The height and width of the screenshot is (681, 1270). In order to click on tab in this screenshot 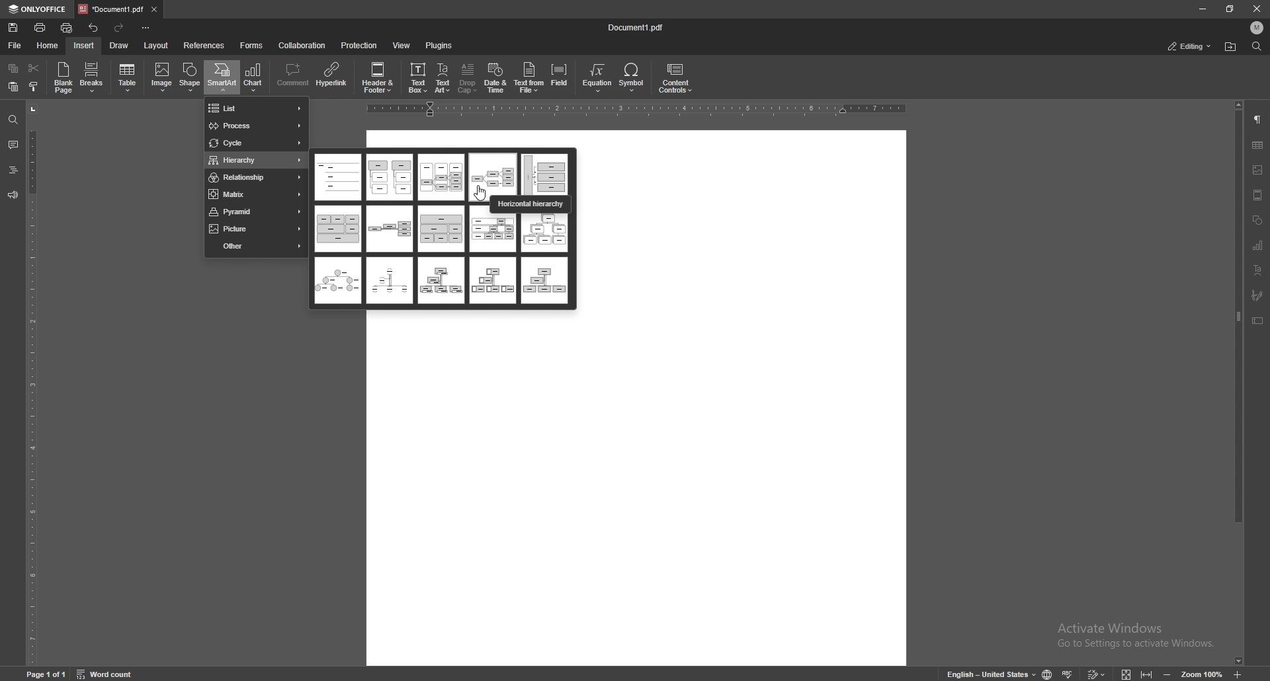, I will do `click(110, 9)`.